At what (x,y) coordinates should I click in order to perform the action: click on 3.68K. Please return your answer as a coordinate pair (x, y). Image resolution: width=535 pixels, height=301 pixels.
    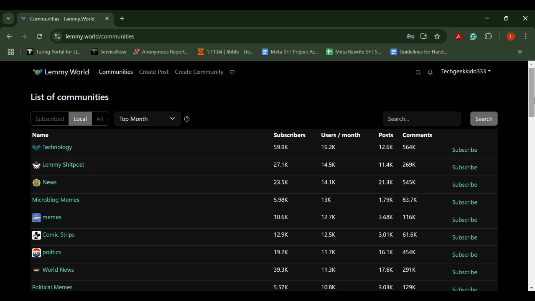
    Looking at the image, I should click on (385, 217).